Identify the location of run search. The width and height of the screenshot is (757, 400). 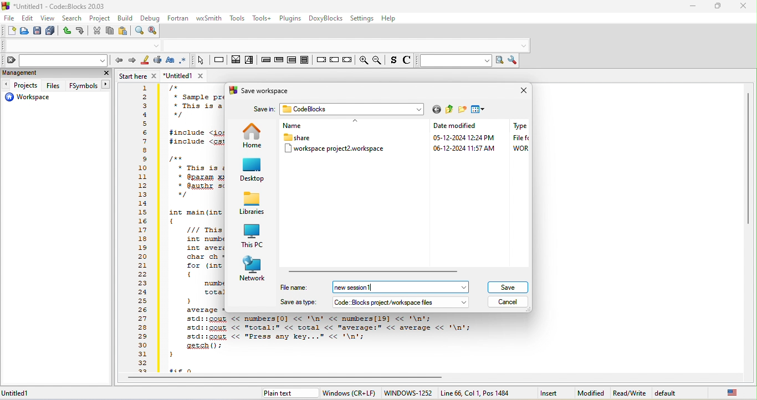
(501, 61).